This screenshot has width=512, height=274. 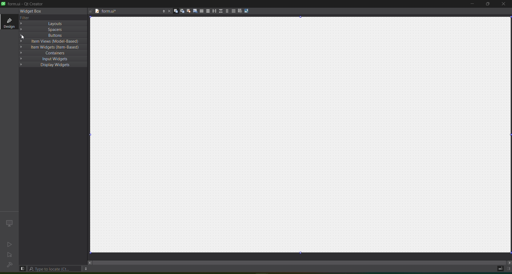 What do you see at coordinates (55, 269) in the screenshot?
I see `type to locate` at bounding box center [55, 269].